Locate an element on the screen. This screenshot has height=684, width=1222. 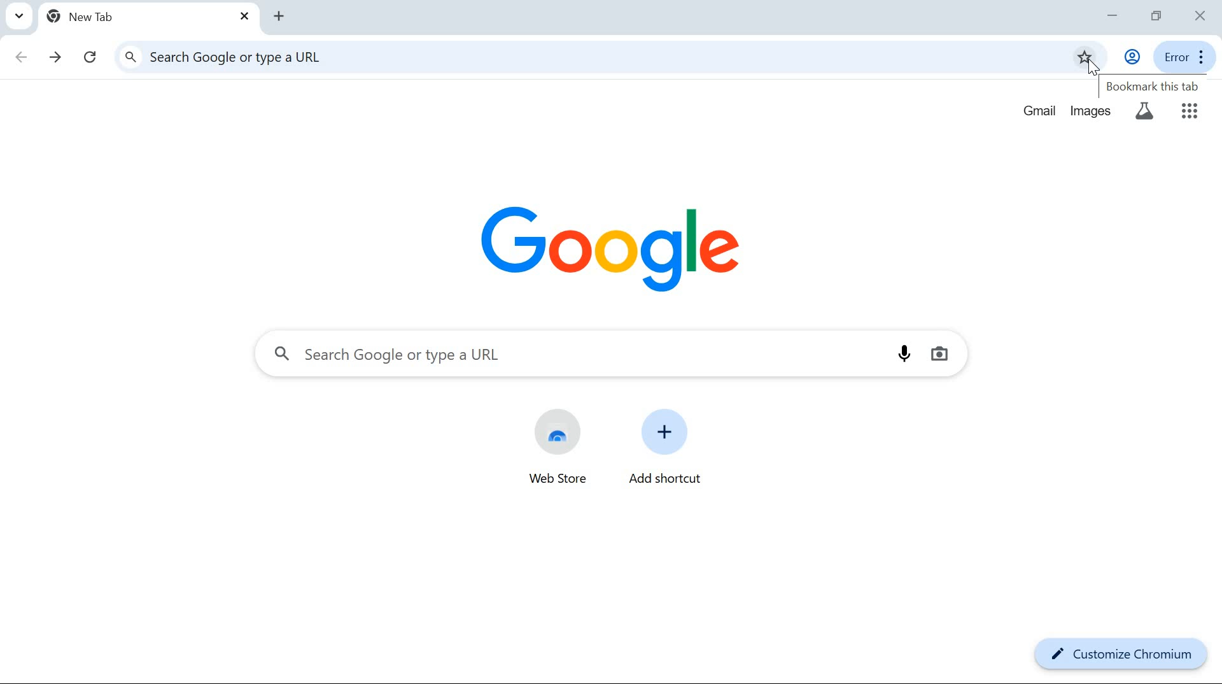
close is located at coordinates (244, 18).